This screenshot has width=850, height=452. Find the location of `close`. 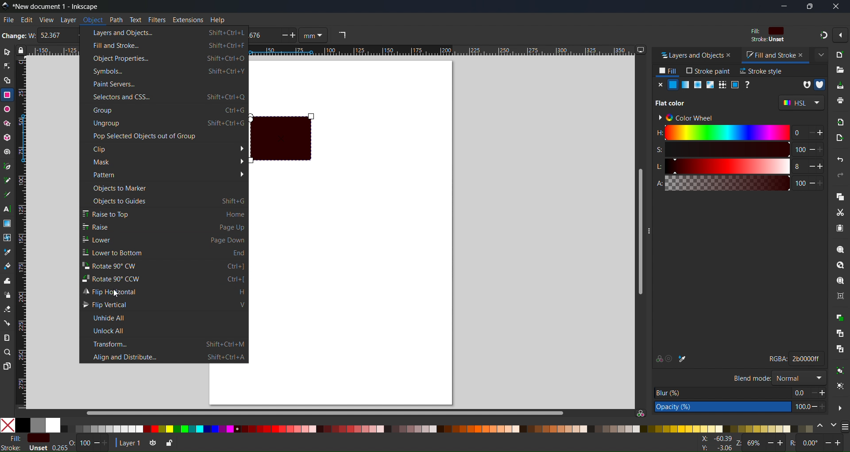

close is located at coordinates (801, 55).